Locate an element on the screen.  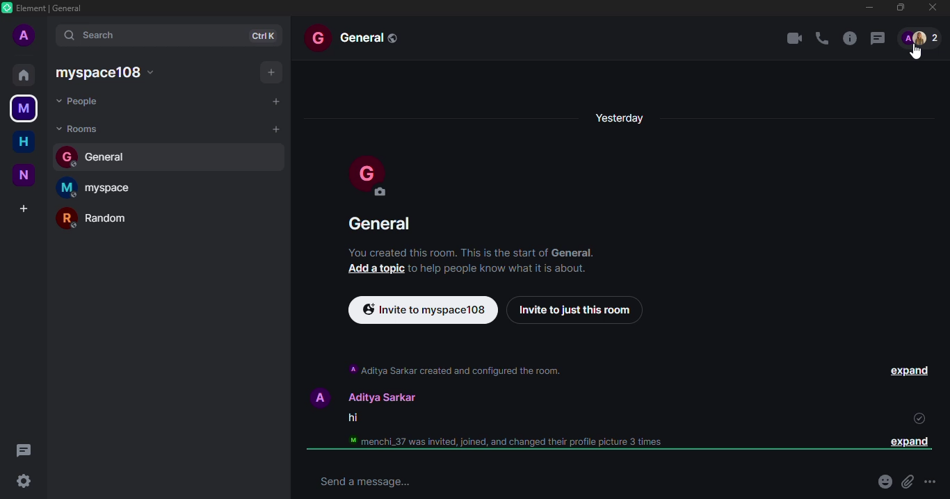
send a message... is located at coordinates (361, 481).